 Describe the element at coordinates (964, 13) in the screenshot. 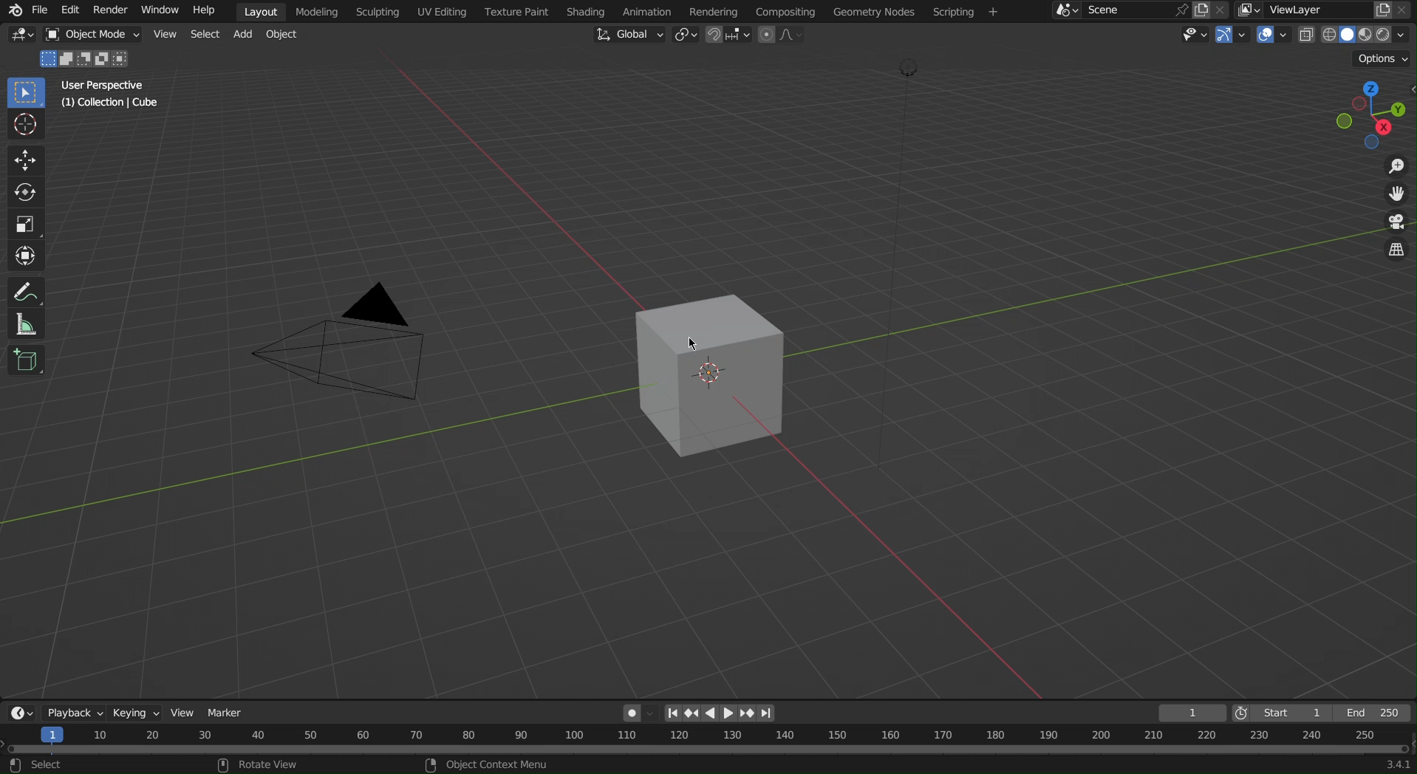

I see `Scripting` at that location.